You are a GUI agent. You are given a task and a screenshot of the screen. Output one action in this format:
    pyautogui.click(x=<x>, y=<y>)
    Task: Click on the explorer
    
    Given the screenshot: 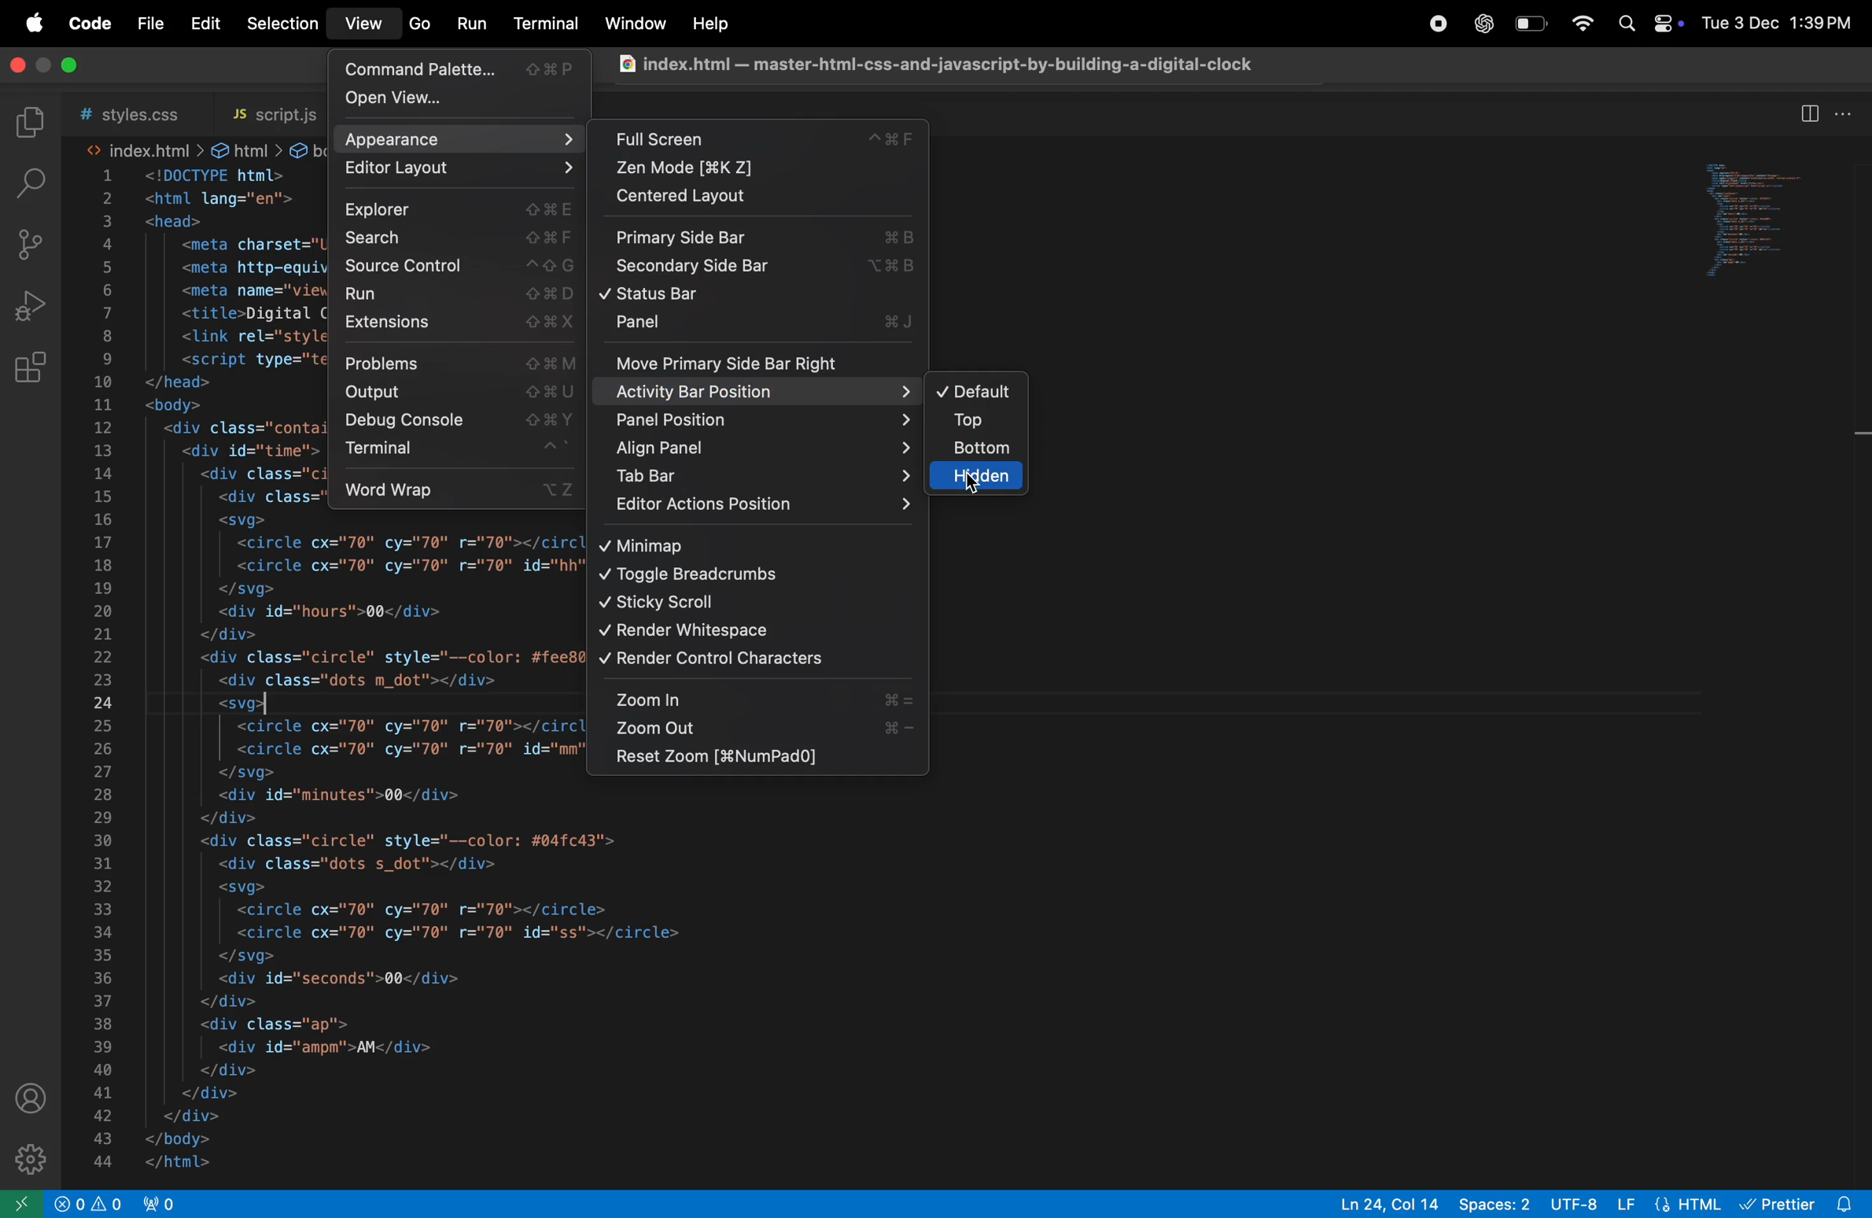 What is the action you would take?
    pyautogui.click(x=28, y=123)
    